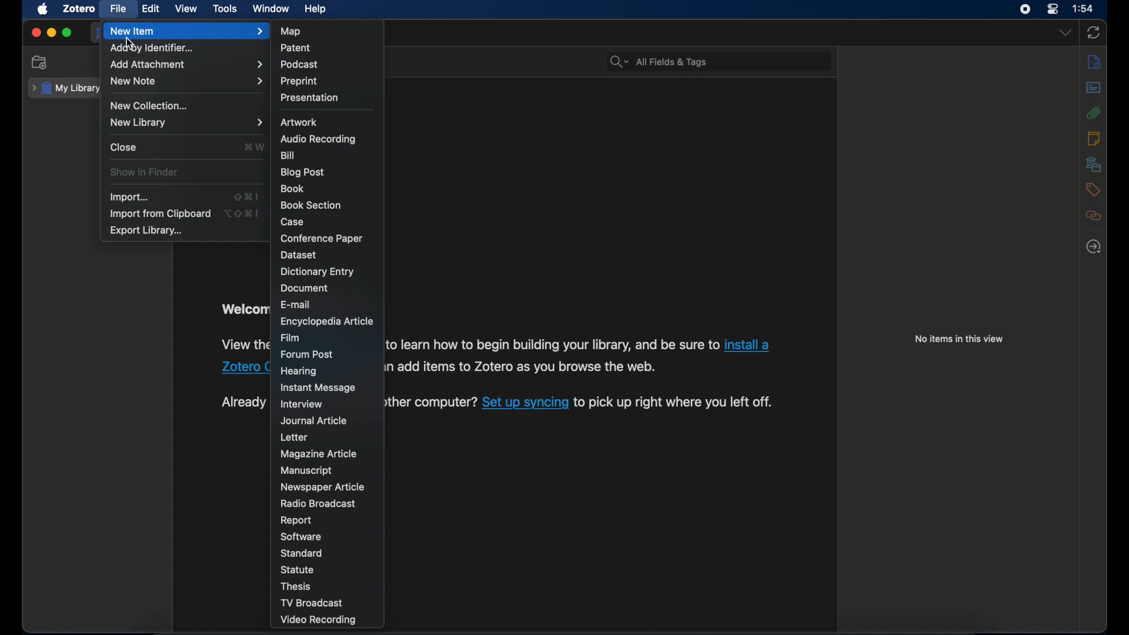  Describe the element at coordinates (241, 213) in the screenshot. I see `option + shift + command + I` at that location.